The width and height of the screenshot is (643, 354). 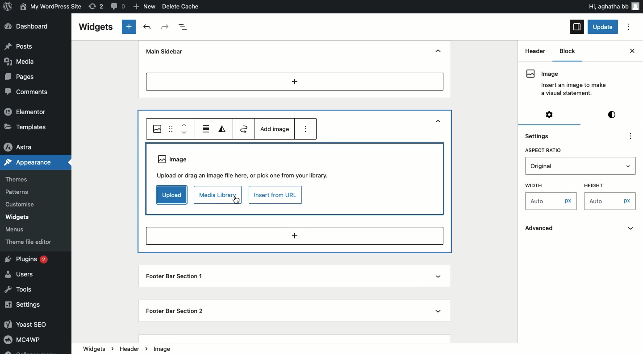 I want to click on Revision, so click(x=96, y=6).